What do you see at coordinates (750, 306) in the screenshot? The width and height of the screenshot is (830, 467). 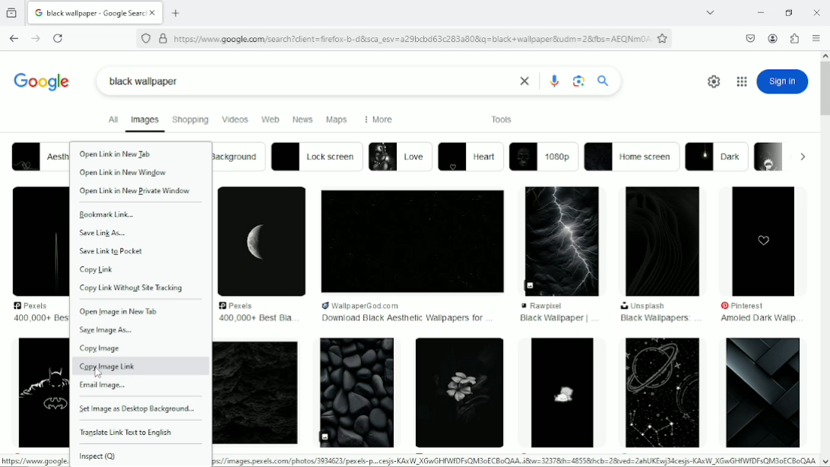 I see `pinterest` at bounding box center [750, 306].